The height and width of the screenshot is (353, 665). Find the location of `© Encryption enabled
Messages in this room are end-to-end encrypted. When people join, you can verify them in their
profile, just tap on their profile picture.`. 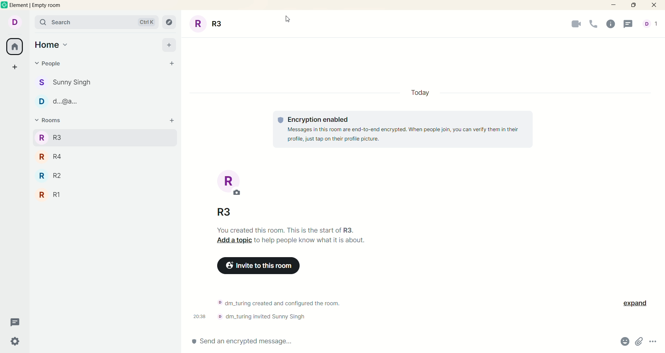

© Encryption enabled
Messages in this room are end-to-end encrypted. When people join, you can verify them in their
profile, just tap on their profile picture. is located at coordinates (401, 129).